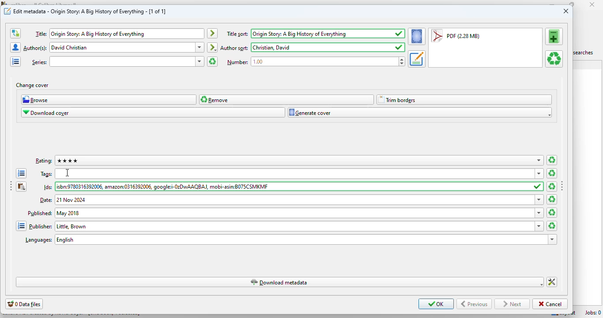 The width and height of the screenshot is (603, 318). What do you see at coordinates (552, 226) in the screenshot?
I see `clear publisher` at bounding box center [552, 226].